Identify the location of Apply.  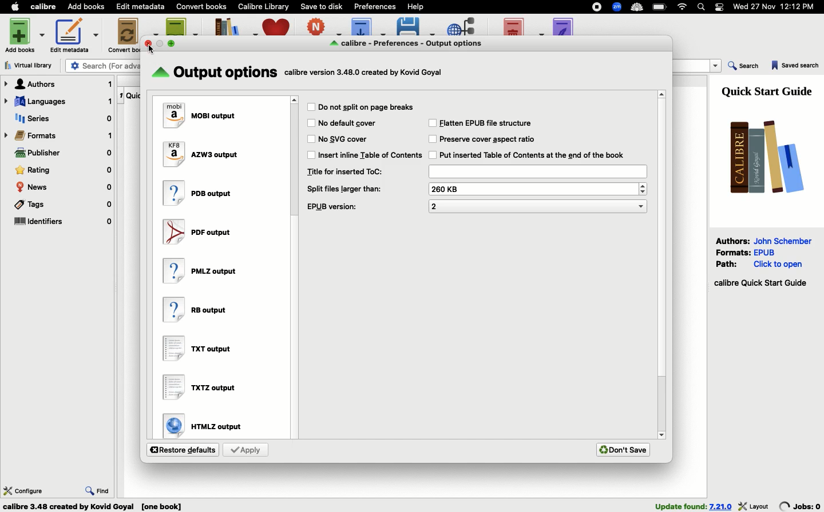
(245, 449).